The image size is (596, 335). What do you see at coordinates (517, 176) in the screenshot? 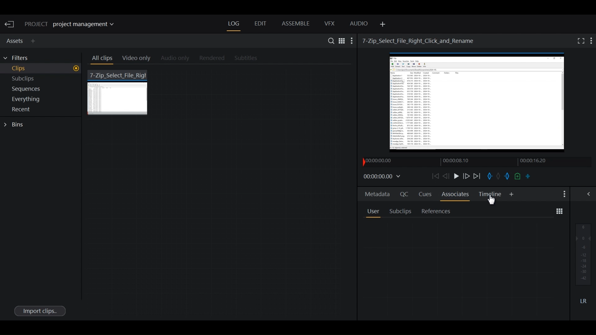
I see `Add a cue` at bounding box center [517, 176].